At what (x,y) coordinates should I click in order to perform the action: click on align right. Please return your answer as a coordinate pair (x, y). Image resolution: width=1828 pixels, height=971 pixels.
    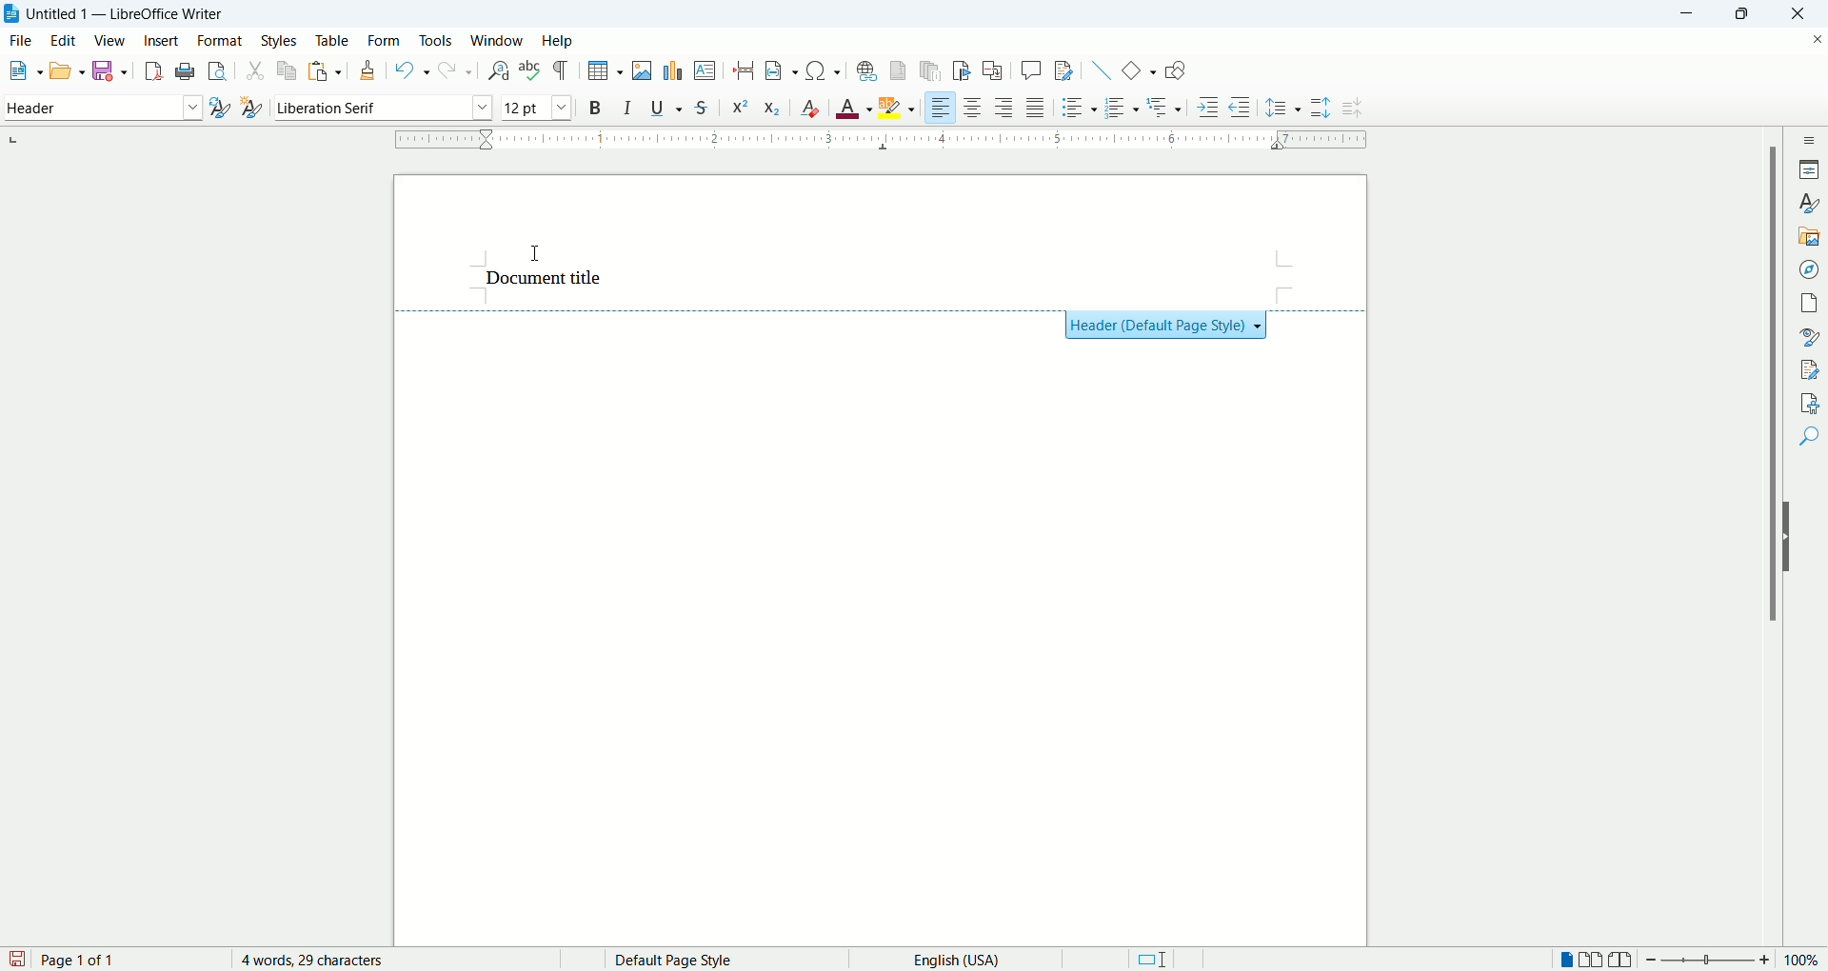
    Looking at the image, I should click on (1003, 109).